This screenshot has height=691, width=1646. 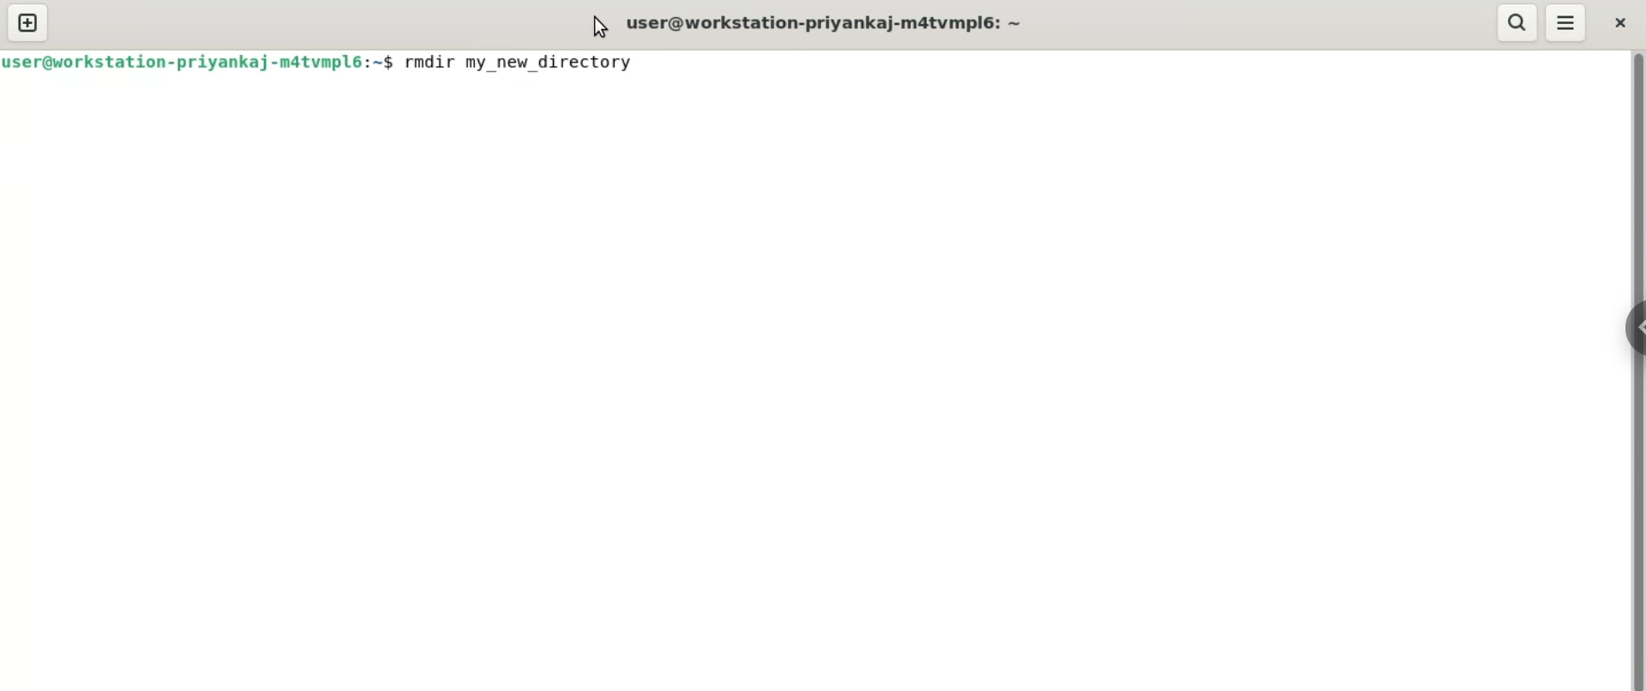 I want to click on search, so click(x=1516, y=22).